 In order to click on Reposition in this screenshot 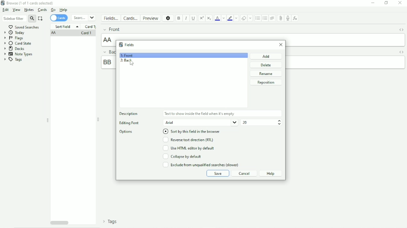, I will do `click(266, 82)`.